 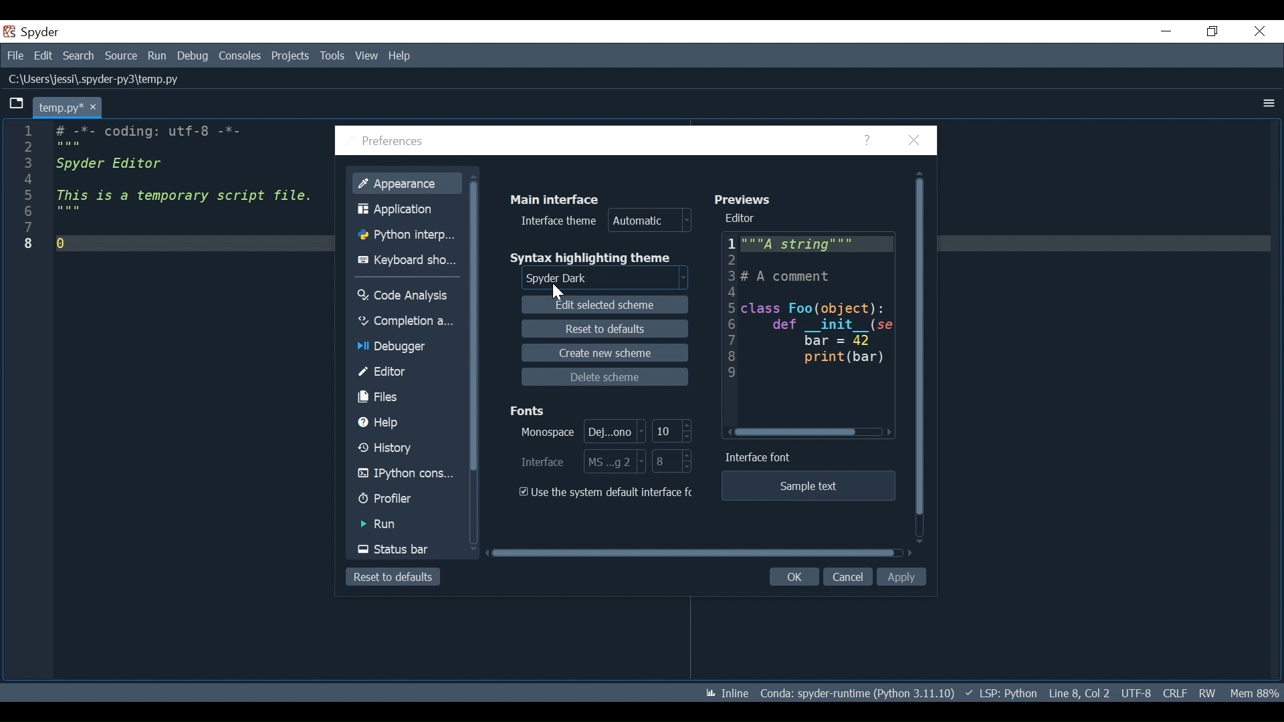 I want to click on Edit, so click(x=45, y=55).